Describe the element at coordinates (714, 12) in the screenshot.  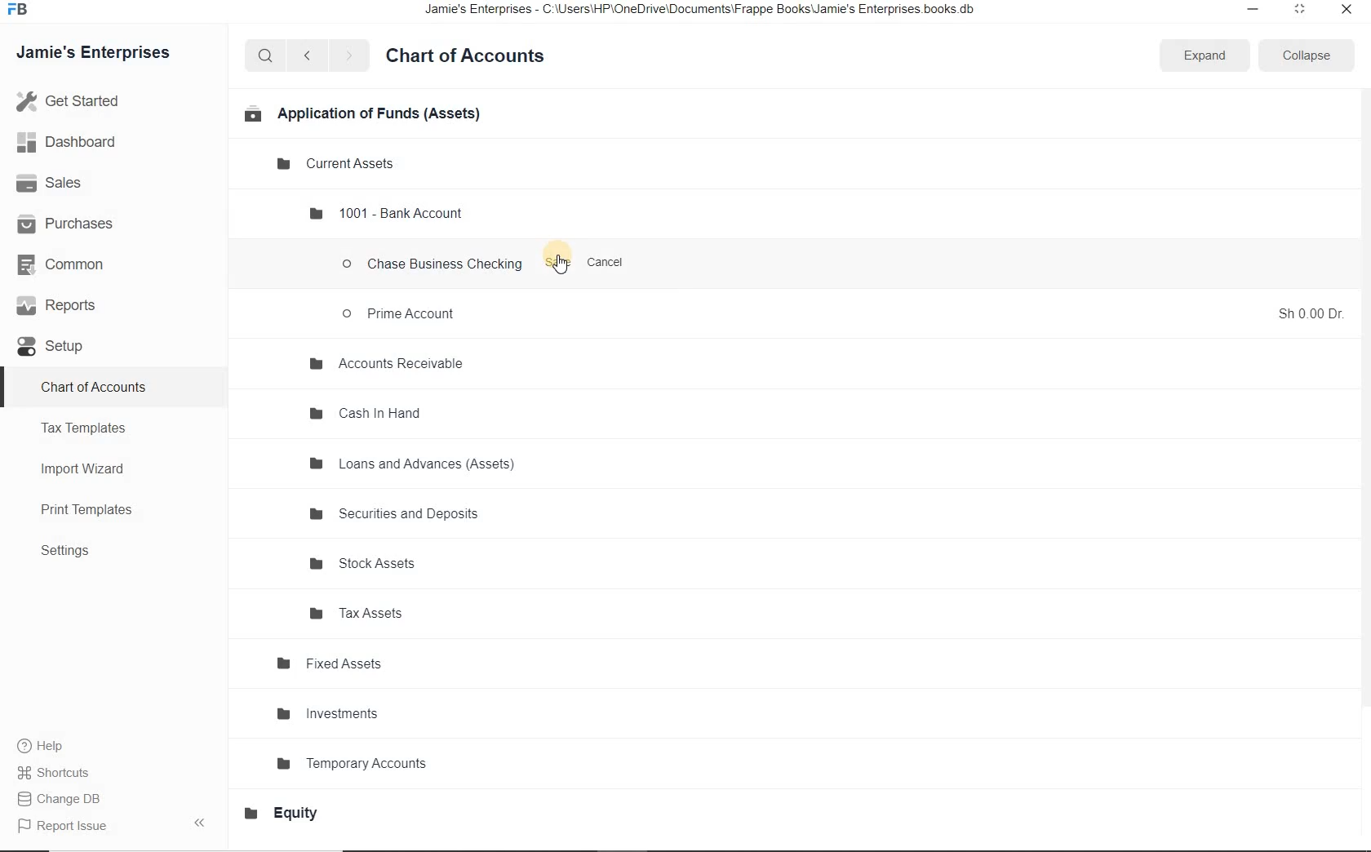
I see `Jamie's Enterprises - C:\Users\HP\OneDrive\Documents\Frappe Books\Jamie's Enterprises books.db` at that location.